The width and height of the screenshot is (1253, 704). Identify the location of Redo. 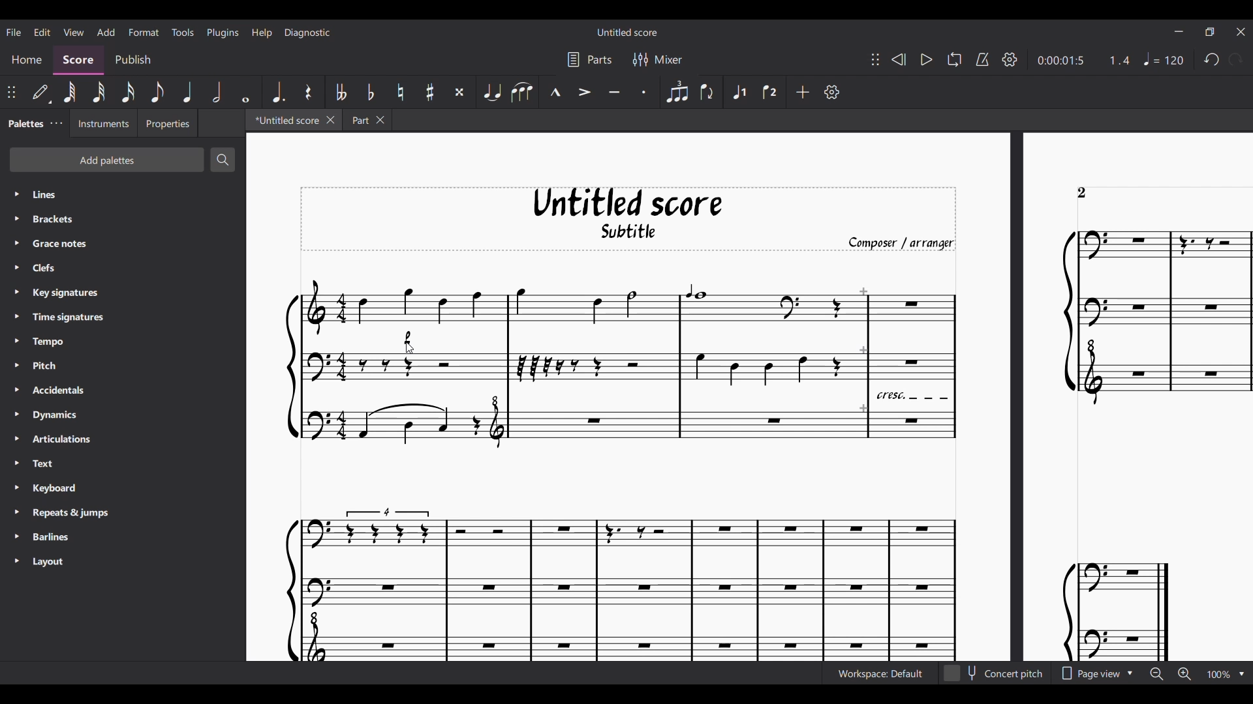
(1235, 59).